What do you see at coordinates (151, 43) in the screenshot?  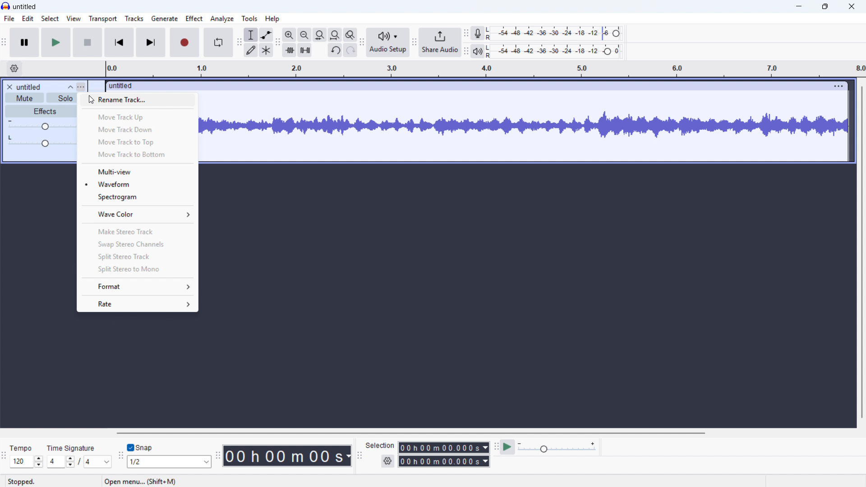 I see `Skip to end ` at bounding box center [151, 43].